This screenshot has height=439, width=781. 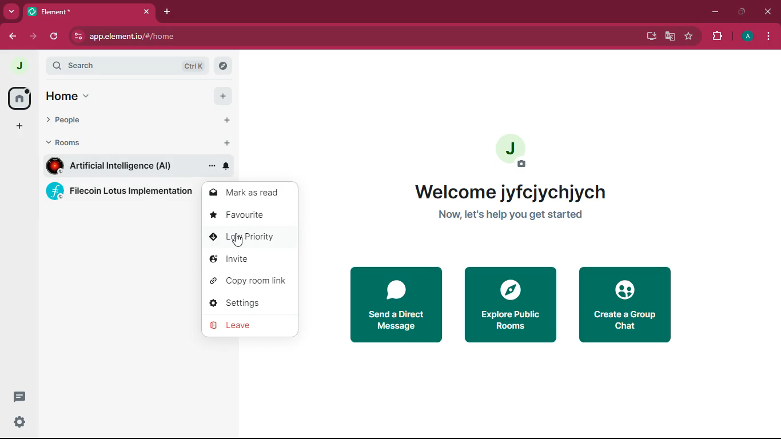 I want to click on search, so click(x=222, y=66).